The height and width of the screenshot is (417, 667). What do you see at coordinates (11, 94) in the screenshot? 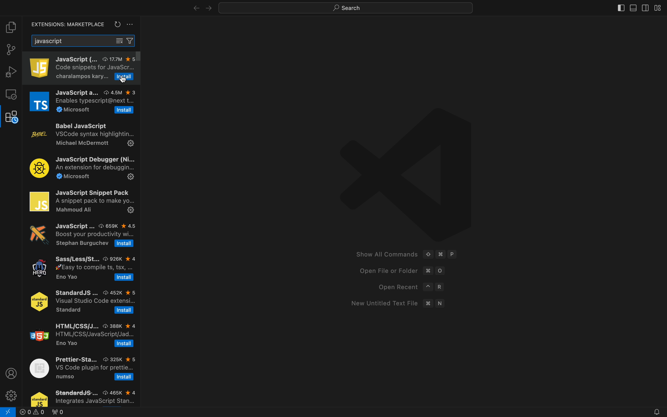
I see `remote explore` at bounding box center [11, 94].